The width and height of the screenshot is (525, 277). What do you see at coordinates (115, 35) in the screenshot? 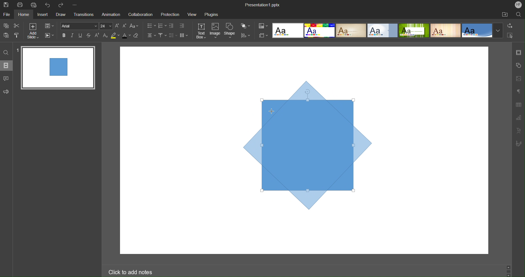
I see `Highlight` at bounding box center [115, 35].